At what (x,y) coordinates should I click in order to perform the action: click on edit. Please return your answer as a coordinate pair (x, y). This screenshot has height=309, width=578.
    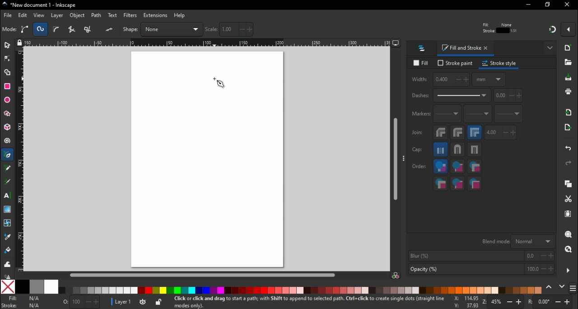
    Looking at the image, I should click on (23, 16).